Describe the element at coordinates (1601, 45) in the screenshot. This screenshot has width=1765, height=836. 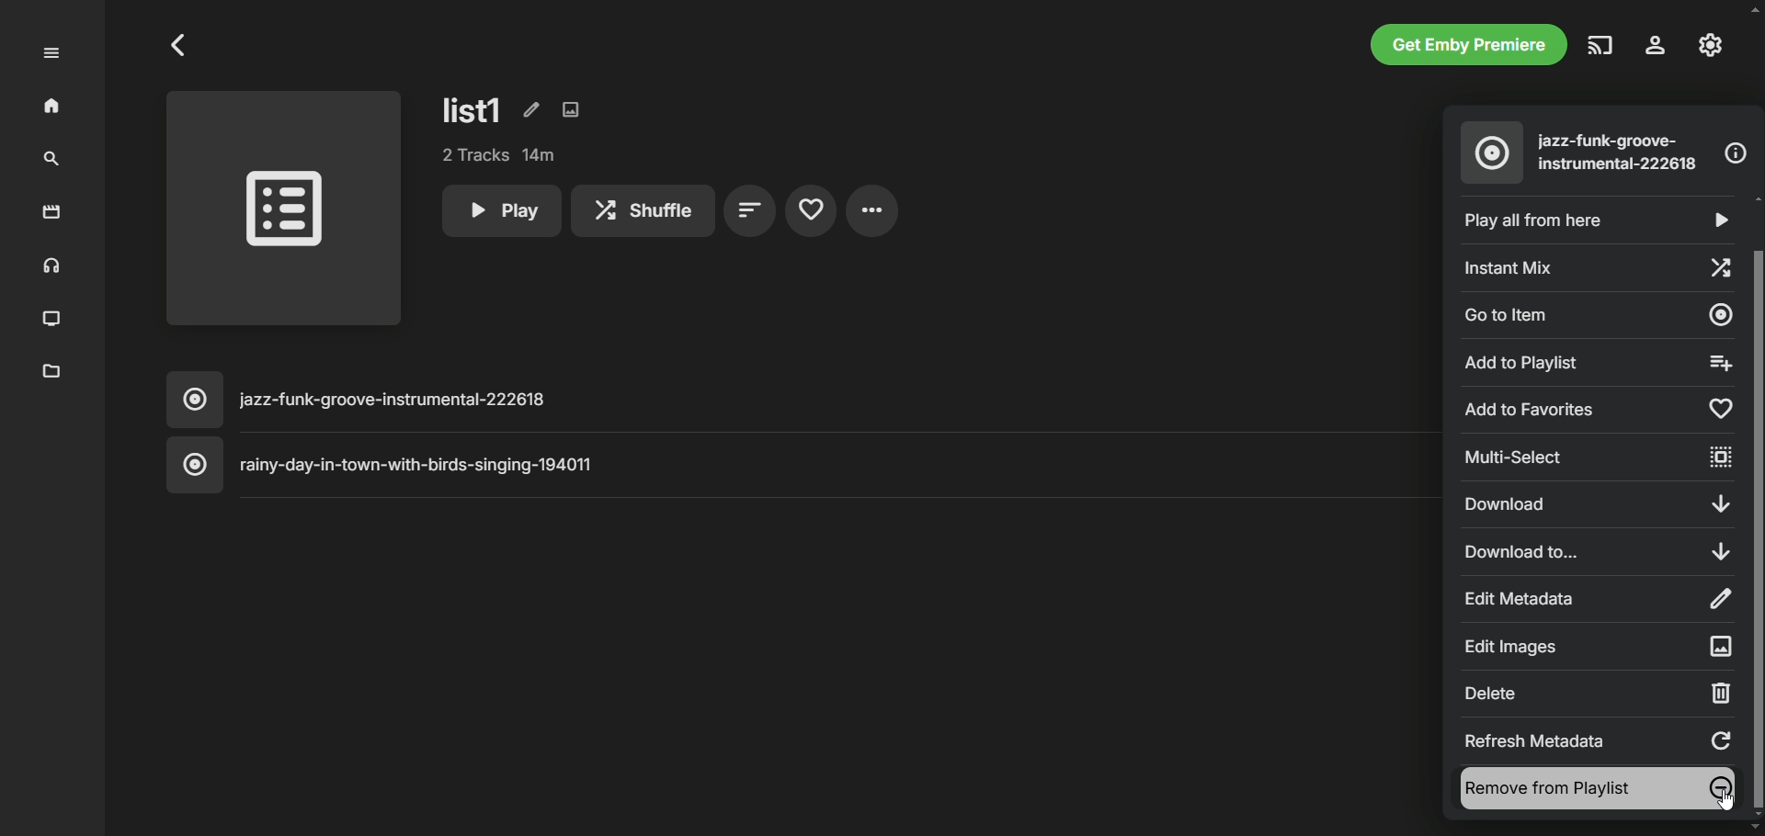
I see `play on another device` at that location.